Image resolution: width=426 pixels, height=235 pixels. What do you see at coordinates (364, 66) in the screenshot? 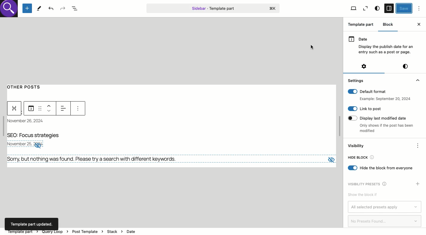
I see `Settings` at bounding box center [364, 66].